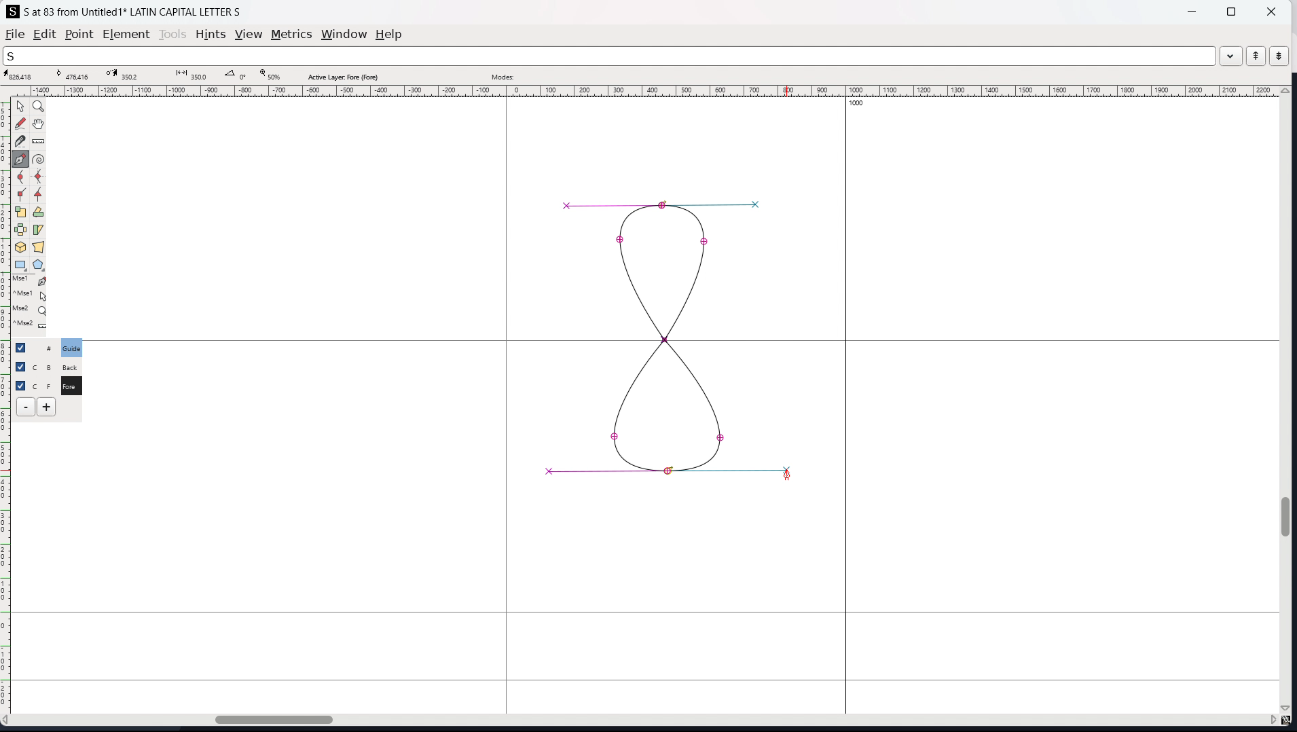 This screenshot has height=732, width=1297. Describe the element at coordinates (174, 34) in the screenshot. I see `tools` at that location.